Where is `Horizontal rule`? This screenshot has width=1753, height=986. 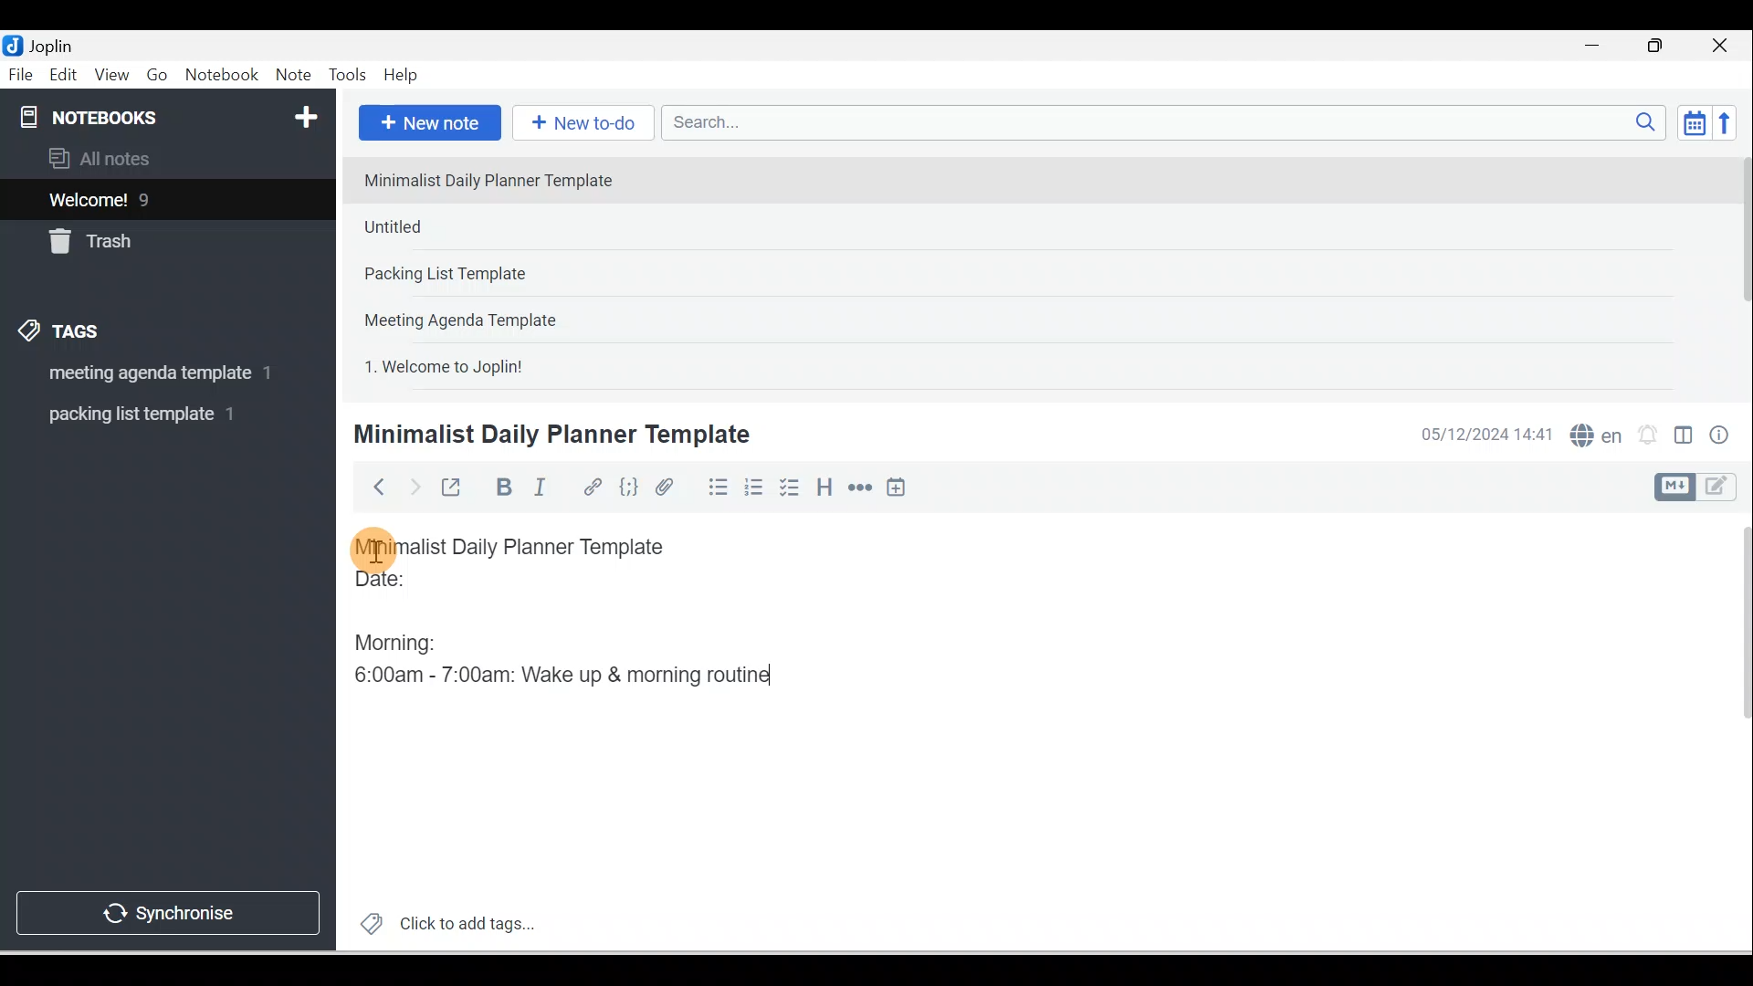 Horizontal rule is located at coordinates (862, 488).